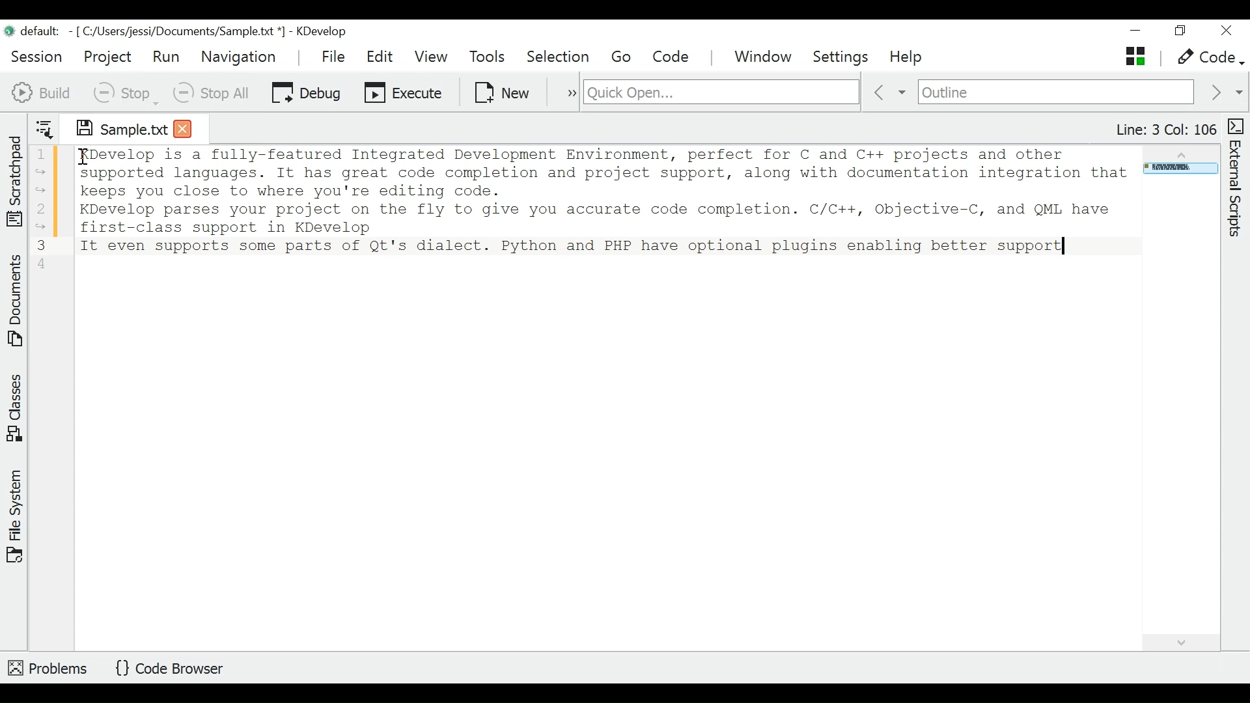 This screenshot has height=703, width=1250. What do you see at coordinates (431, 57) in the screenshot?
I see `View` at bounding box center [431, 57].